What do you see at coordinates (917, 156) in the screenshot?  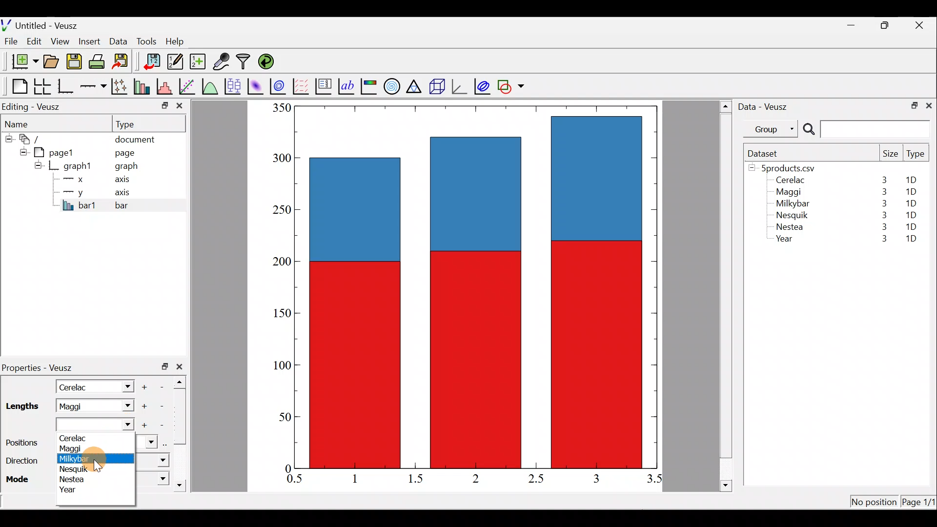 I see `Type` at bounding box center [917, 156].